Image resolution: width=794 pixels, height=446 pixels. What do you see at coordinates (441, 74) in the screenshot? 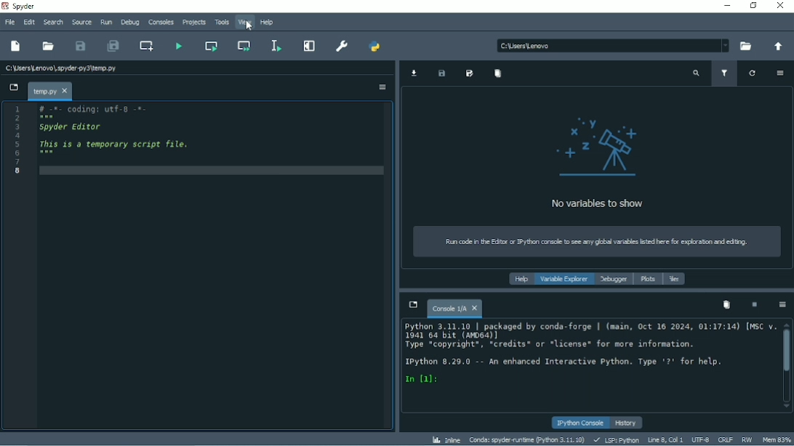
I see `Save data` at bounding box center [441, 74].